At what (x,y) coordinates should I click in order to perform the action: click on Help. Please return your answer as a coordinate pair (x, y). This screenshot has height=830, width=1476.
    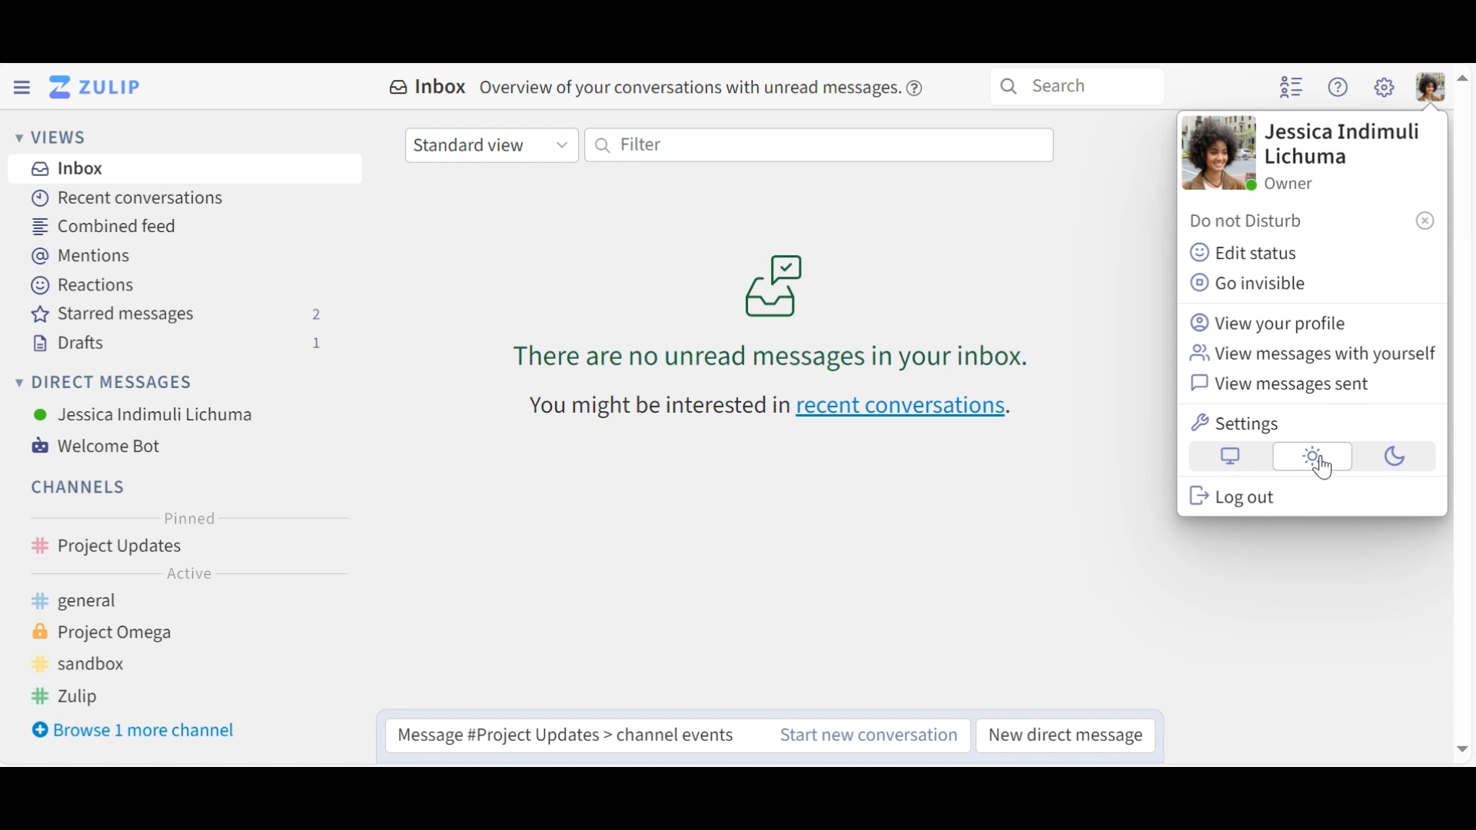
    Looking at the image, I should click on (918, 85).